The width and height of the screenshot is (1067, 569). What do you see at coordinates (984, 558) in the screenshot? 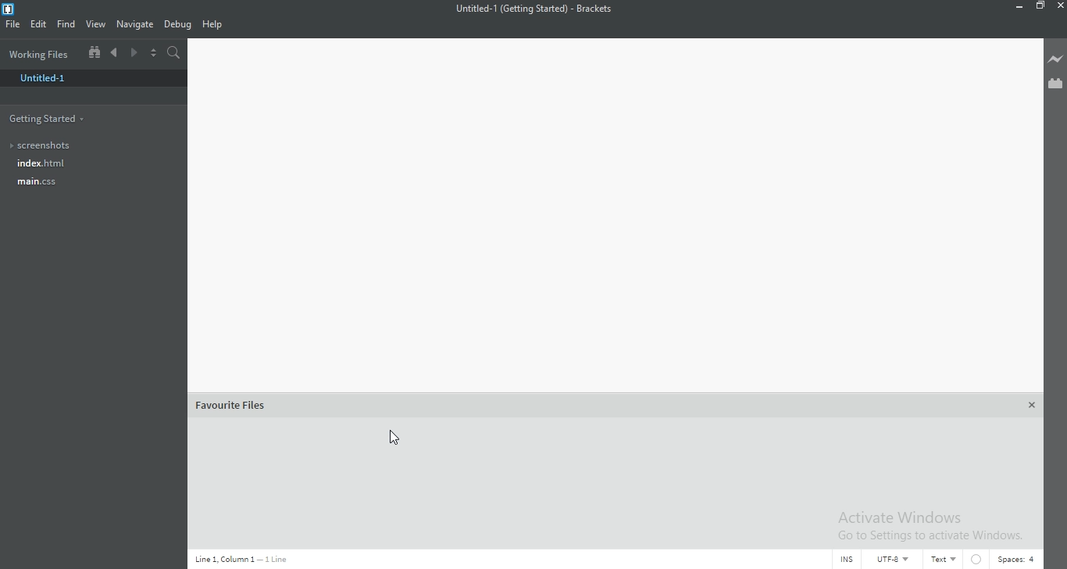
I see `Circle` at bounding box center [984, 558].